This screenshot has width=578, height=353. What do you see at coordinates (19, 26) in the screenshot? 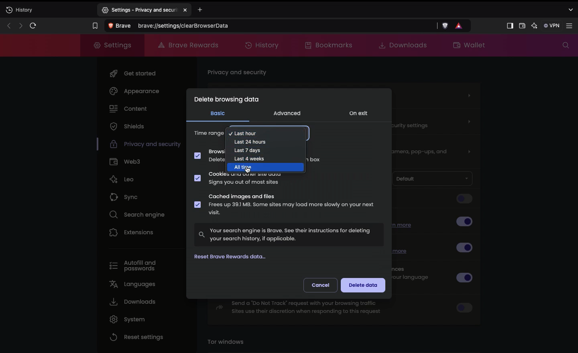
I see `Next page` at bounding box center [19, 26].